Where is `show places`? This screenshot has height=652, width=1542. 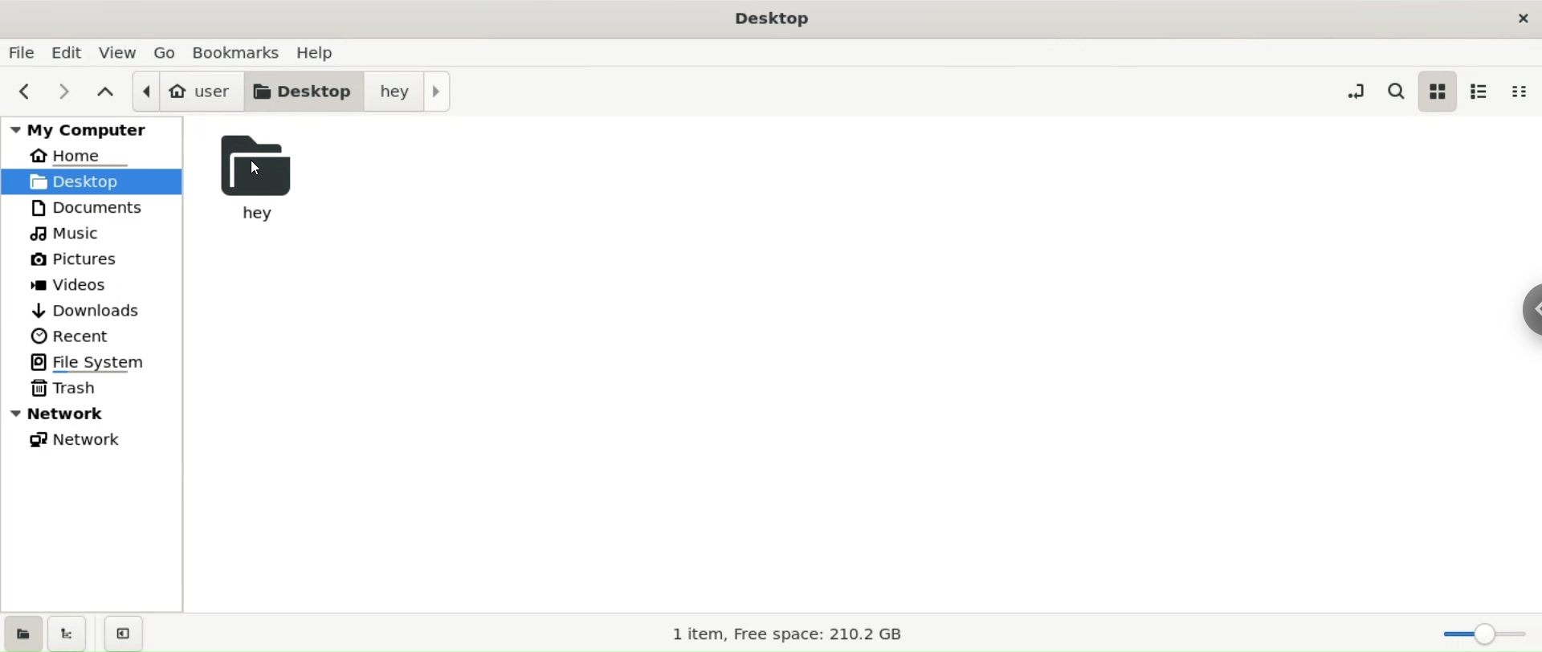 show places is located at coordinates (21, 632).